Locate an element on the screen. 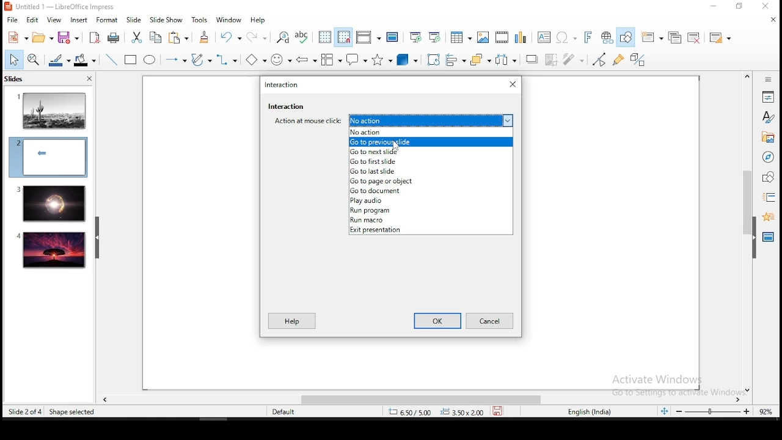 The width and height of the screenshot is (782, 440). print is located at coordinates (114, 37).